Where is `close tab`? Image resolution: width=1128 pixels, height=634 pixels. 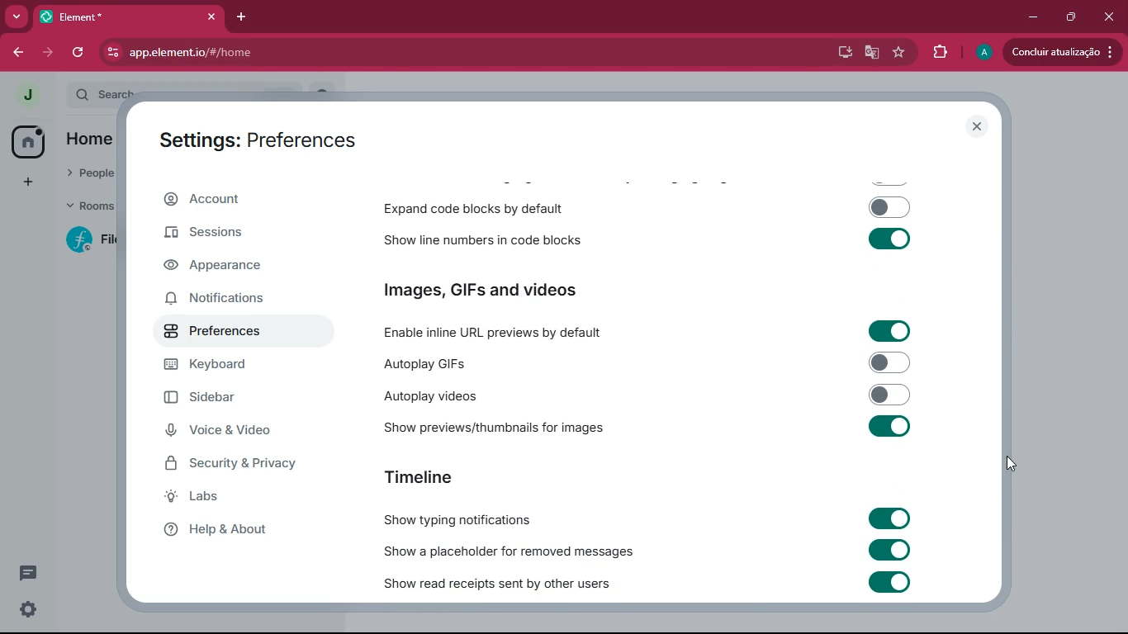
close tab is located at coordinates (211, 17).